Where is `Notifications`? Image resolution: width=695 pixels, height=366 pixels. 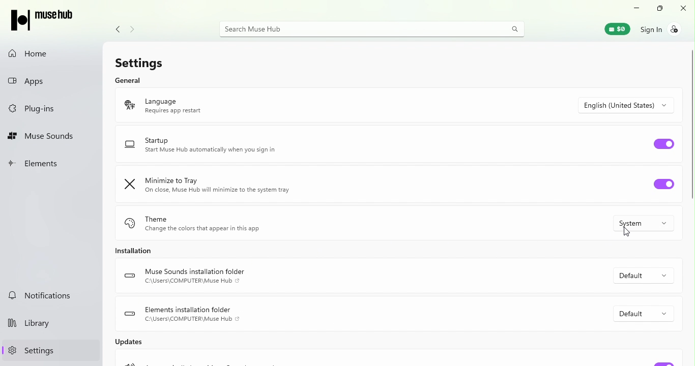
Notifications is located at coordinates (42, 294).